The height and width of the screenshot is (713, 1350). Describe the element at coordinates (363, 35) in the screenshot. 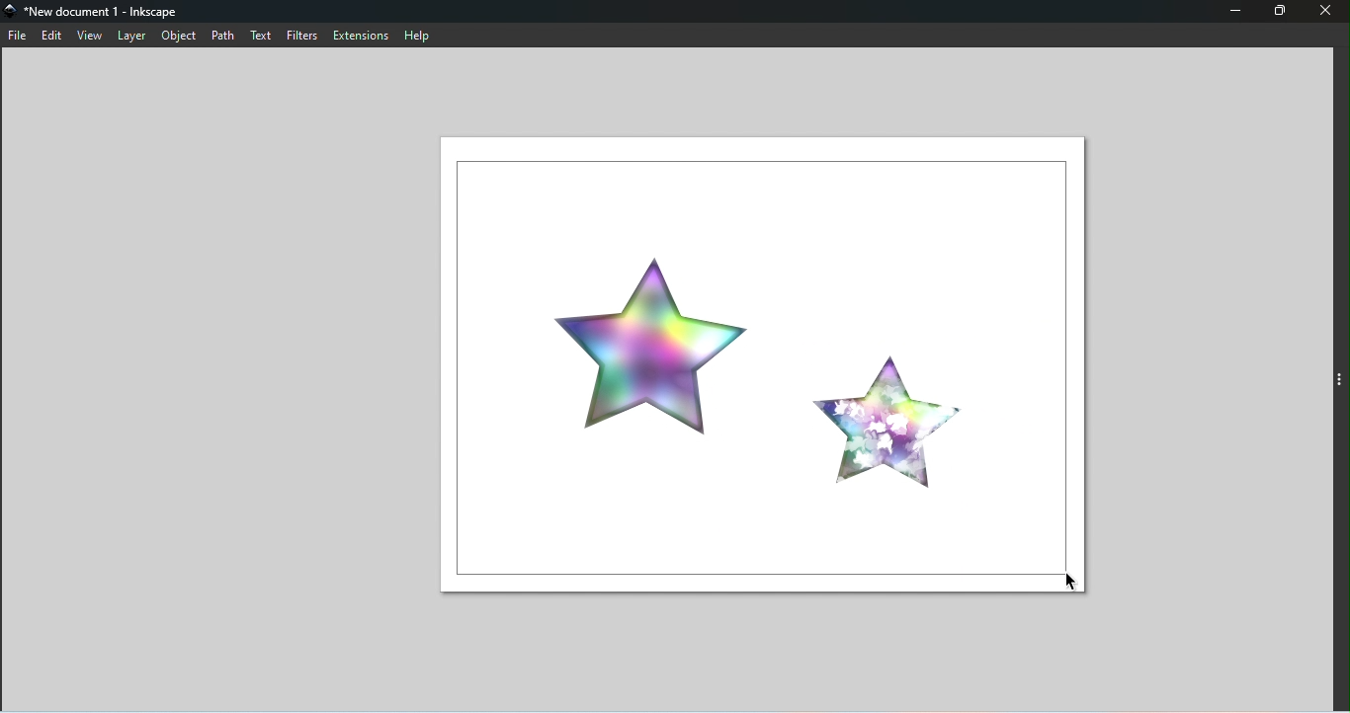

I see `Extensions` at that location.